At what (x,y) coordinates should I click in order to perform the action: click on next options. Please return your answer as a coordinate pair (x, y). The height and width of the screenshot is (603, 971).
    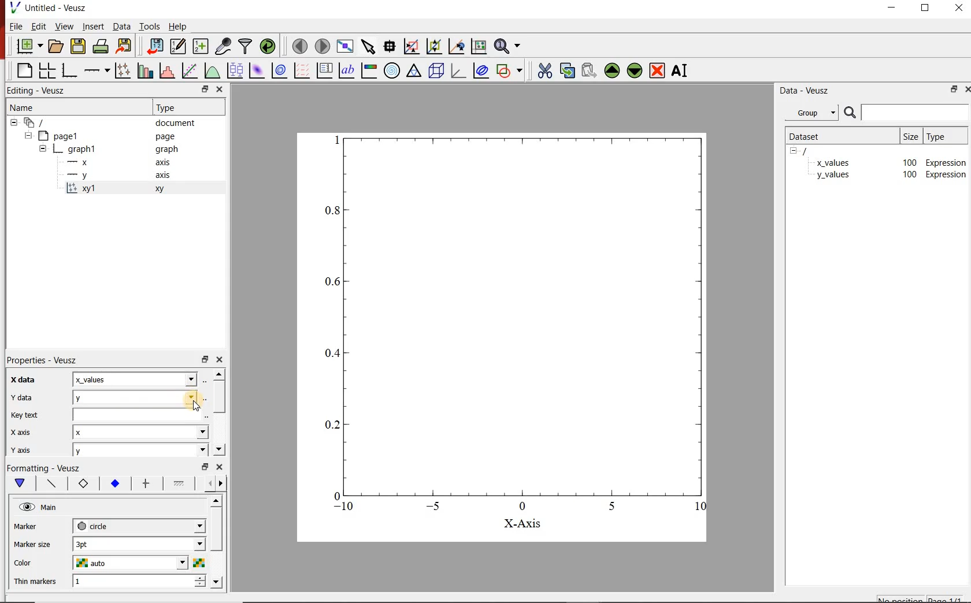
    Looking at the image, I should click on (223, 484).